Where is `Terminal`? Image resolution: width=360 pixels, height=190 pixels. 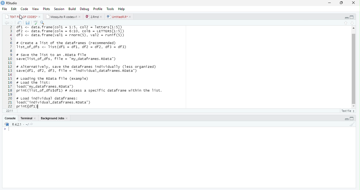 Terminal is located at coordinates (28, 118).